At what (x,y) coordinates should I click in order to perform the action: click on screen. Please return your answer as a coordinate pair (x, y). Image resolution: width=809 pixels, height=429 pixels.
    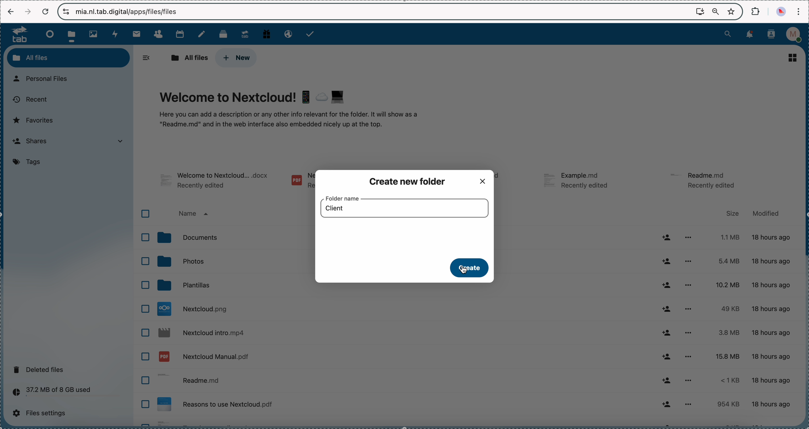
    Looking at the image, I should click on (700, 11).